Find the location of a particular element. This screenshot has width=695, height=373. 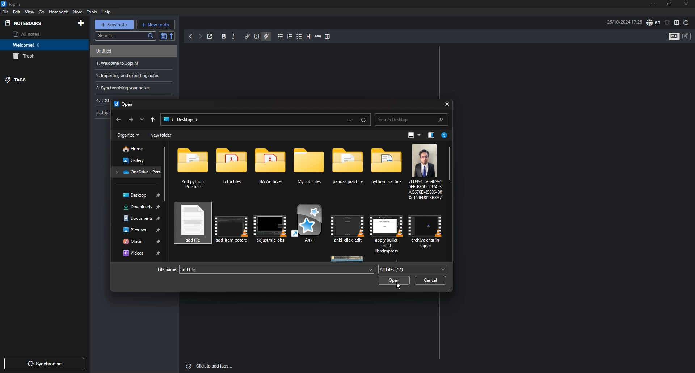

cancel is located at coordinates (430, 280).